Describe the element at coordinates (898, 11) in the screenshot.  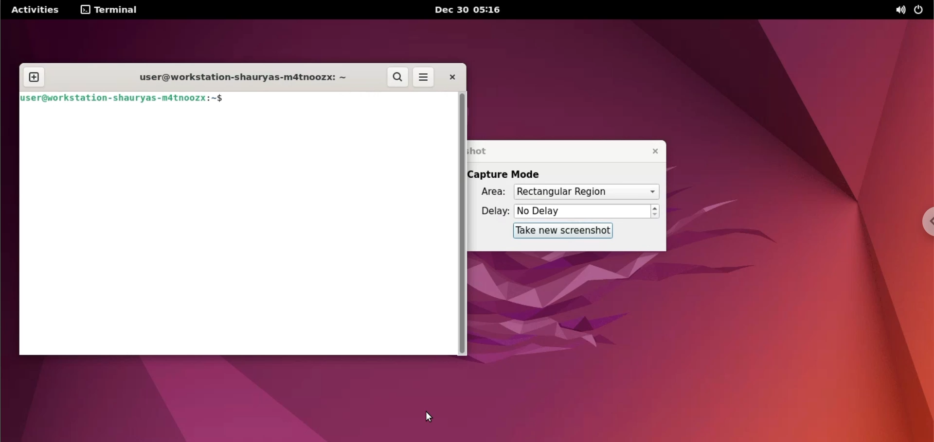
I see `sound options` at that location.